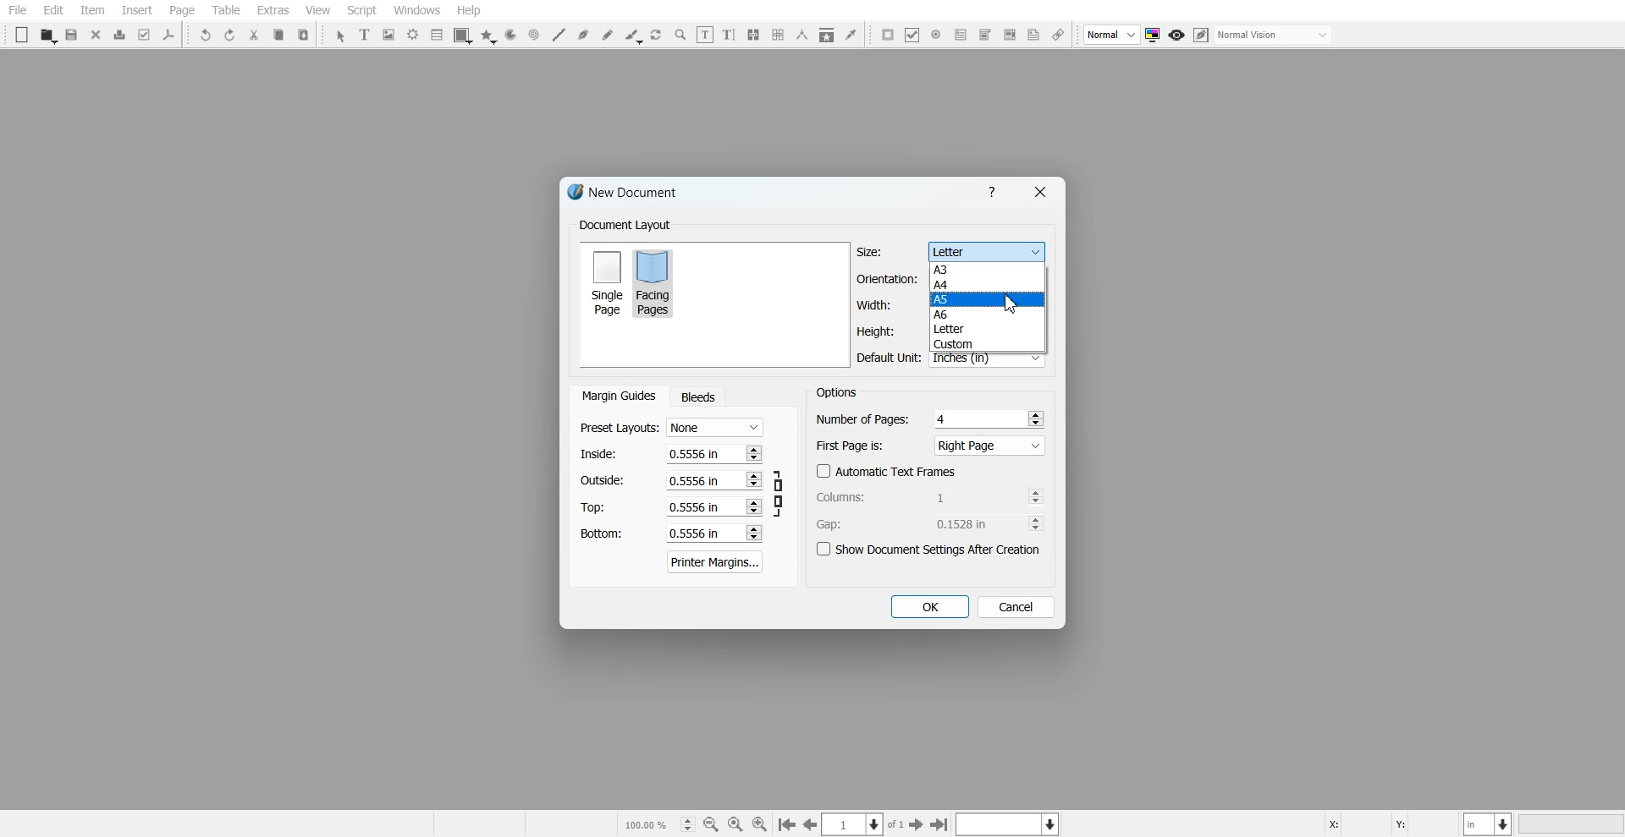 Image resolution: width=1625 pixels, height=837 pixels. What do you see at coordinates (92, 11) in the screenshot?
I see `Item` at bounding box center [92, 11].